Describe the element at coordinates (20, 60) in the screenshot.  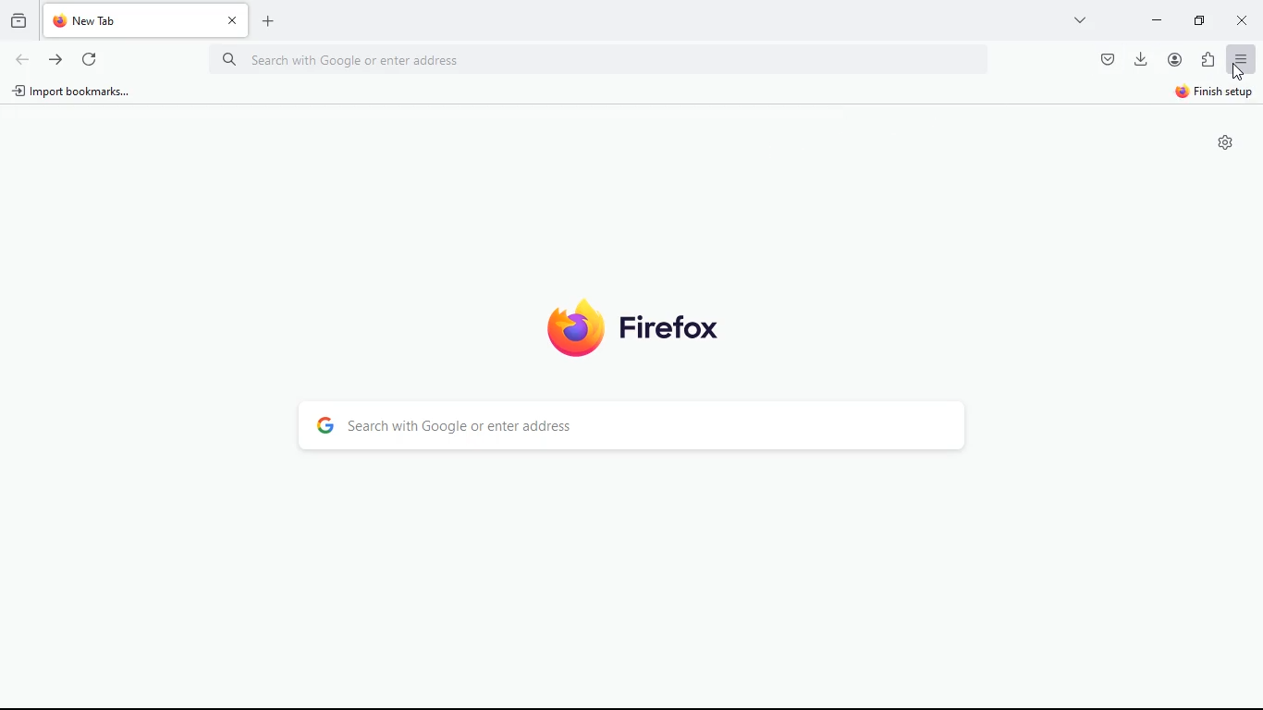
I see `back` at that location.